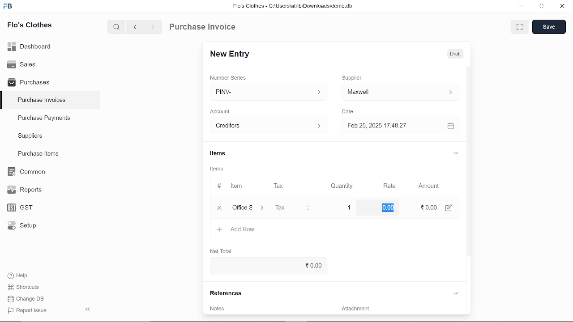 This screenshot has width=573, height=322. I want to click on input Tax, so click(293, 208).